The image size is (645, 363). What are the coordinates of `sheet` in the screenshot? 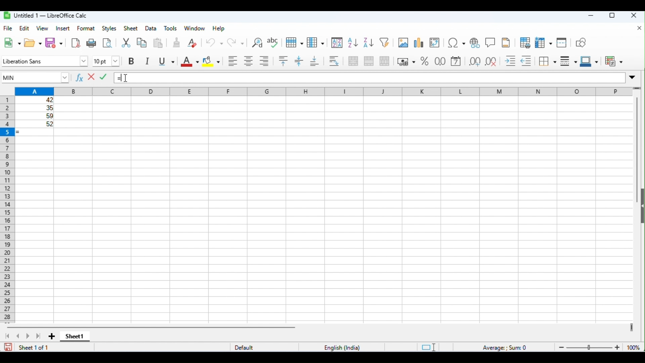 It's located at (130, 28).